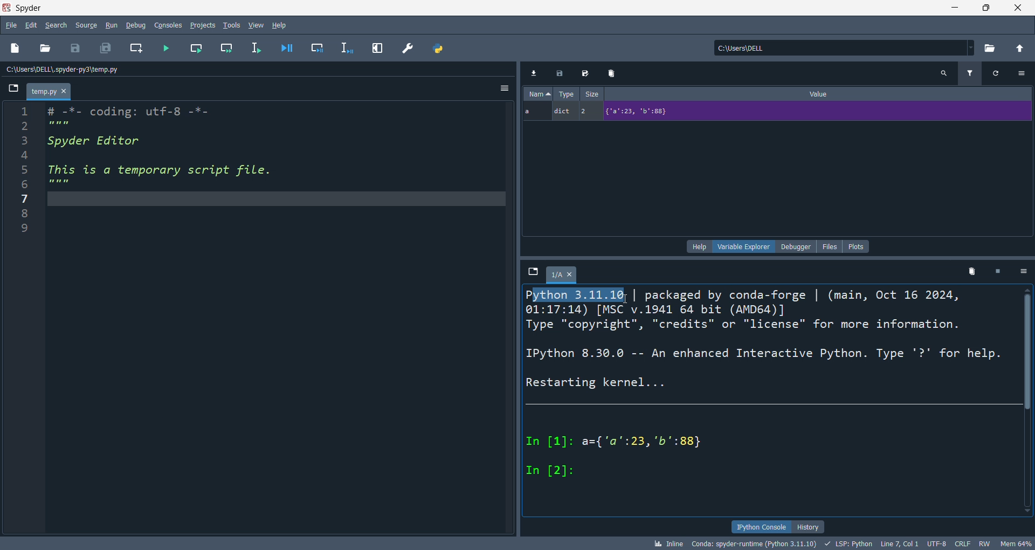 Image resolution: width=1035 pixels, height=550 pixels. I want to click on debugger, so click(795, 246).